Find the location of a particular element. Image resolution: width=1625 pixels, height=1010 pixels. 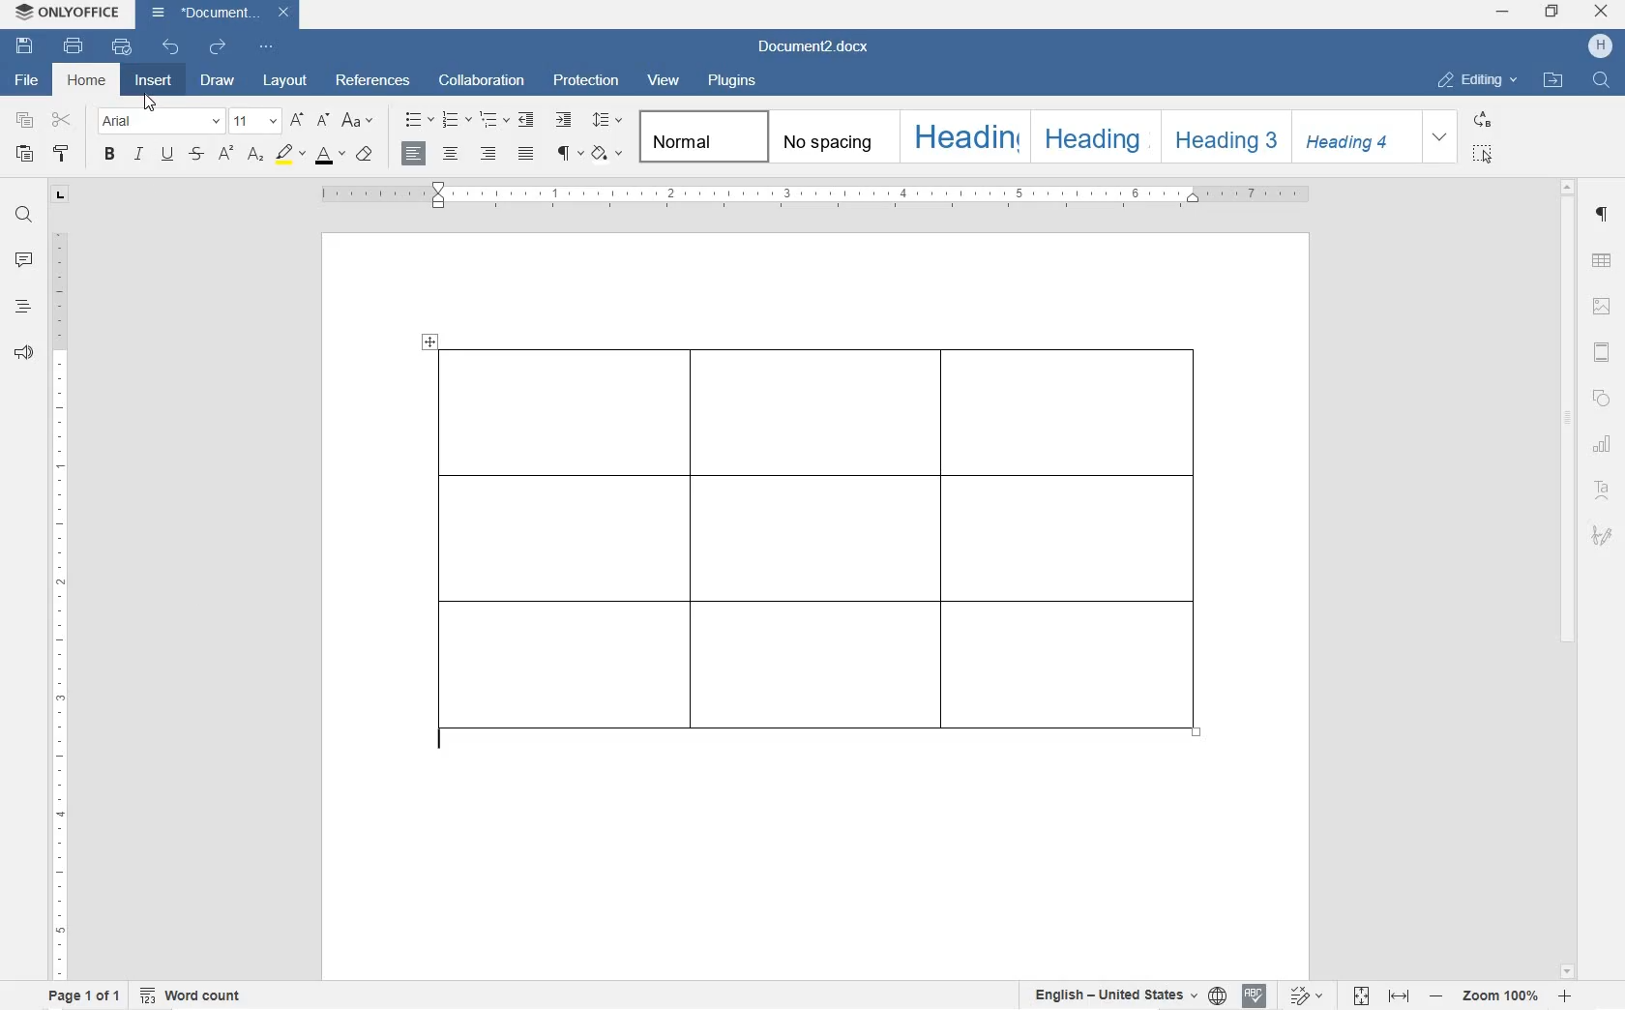

decrease indent is located at coordinates (525, 119).